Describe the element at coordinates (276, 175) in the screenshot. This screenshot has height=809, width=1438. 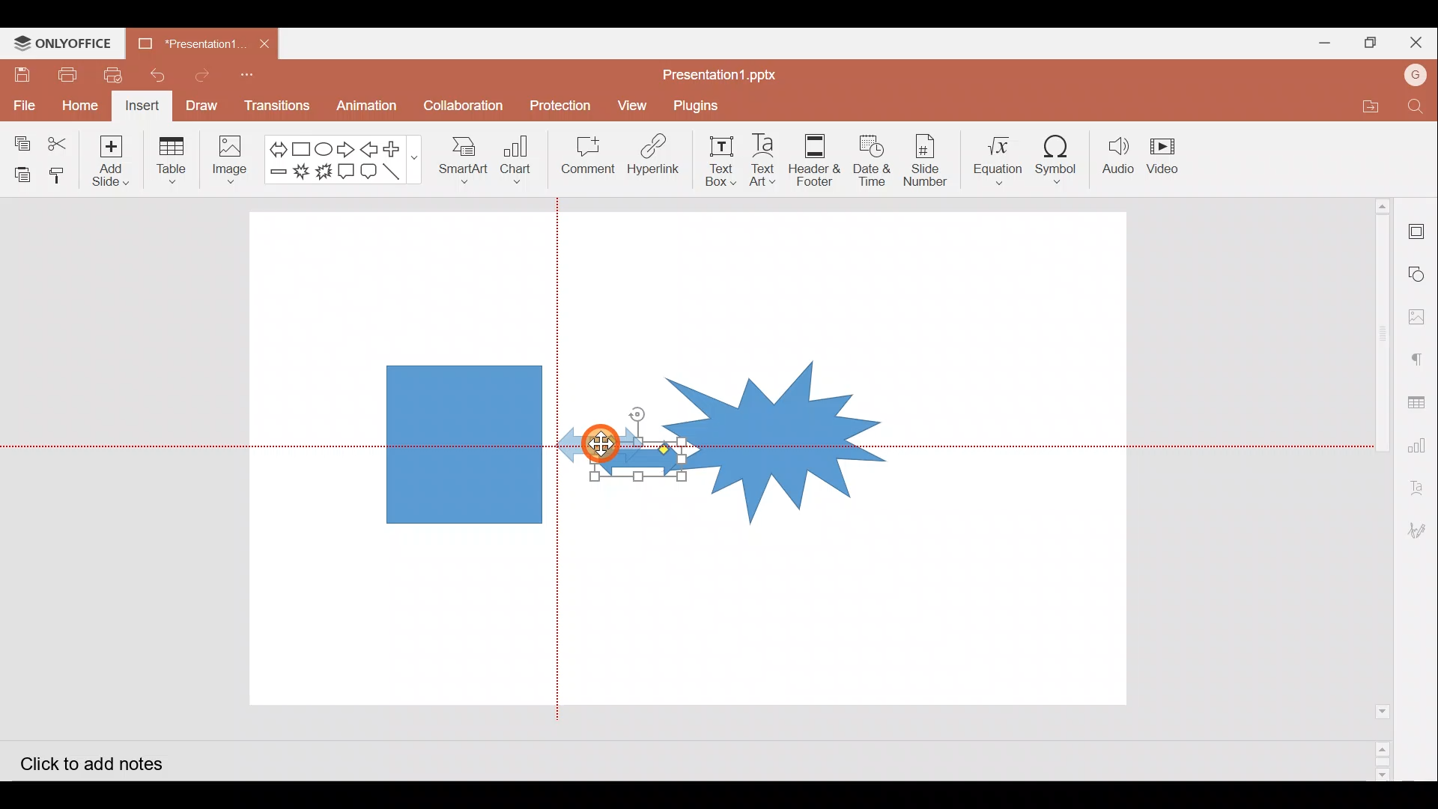
I see `Minus` at that location.